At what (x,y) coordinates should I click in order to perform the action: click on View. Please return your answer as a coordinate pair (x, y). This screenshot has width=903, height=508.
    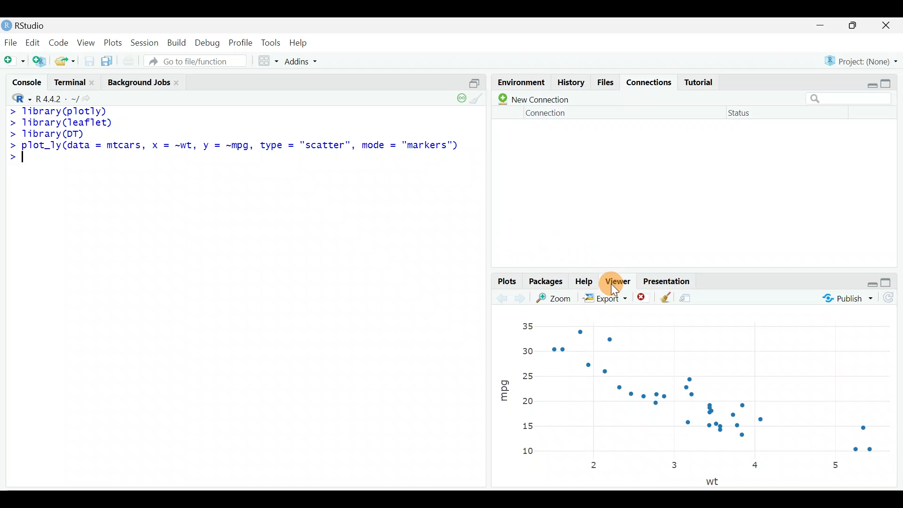
    Looking at the image, I should click on (87, 42).